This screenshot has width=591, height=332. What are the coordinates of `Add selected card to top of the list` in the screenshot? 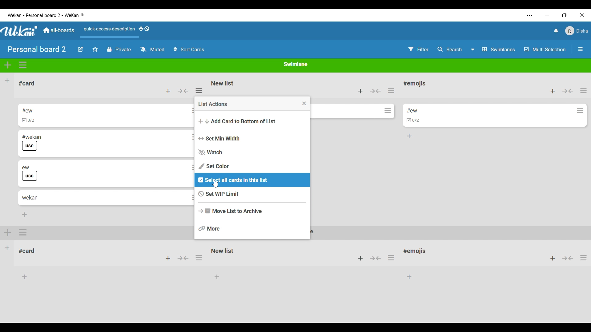 It's located at (553, 91).